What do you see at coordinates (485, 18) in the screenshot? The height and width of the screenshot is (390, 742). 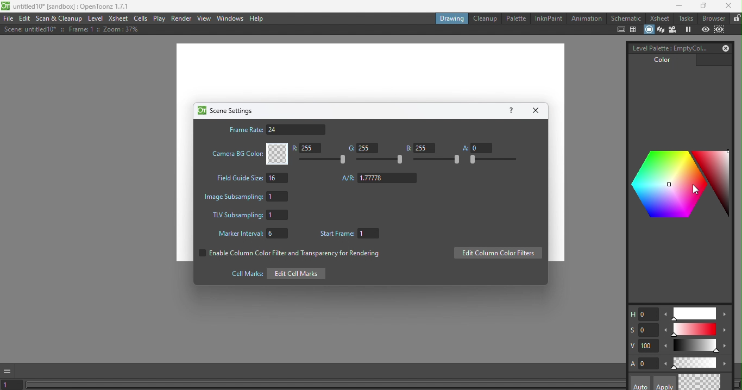 I see `Cleanup` at bounding box center [485, 18].